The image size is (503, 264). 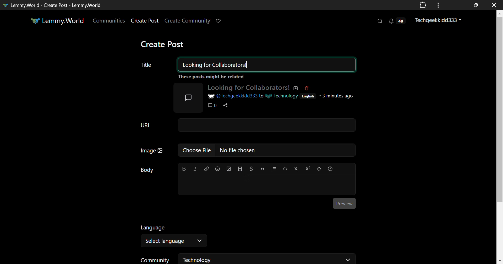 I want to click on Post Icon, so click(x=188, y=96).